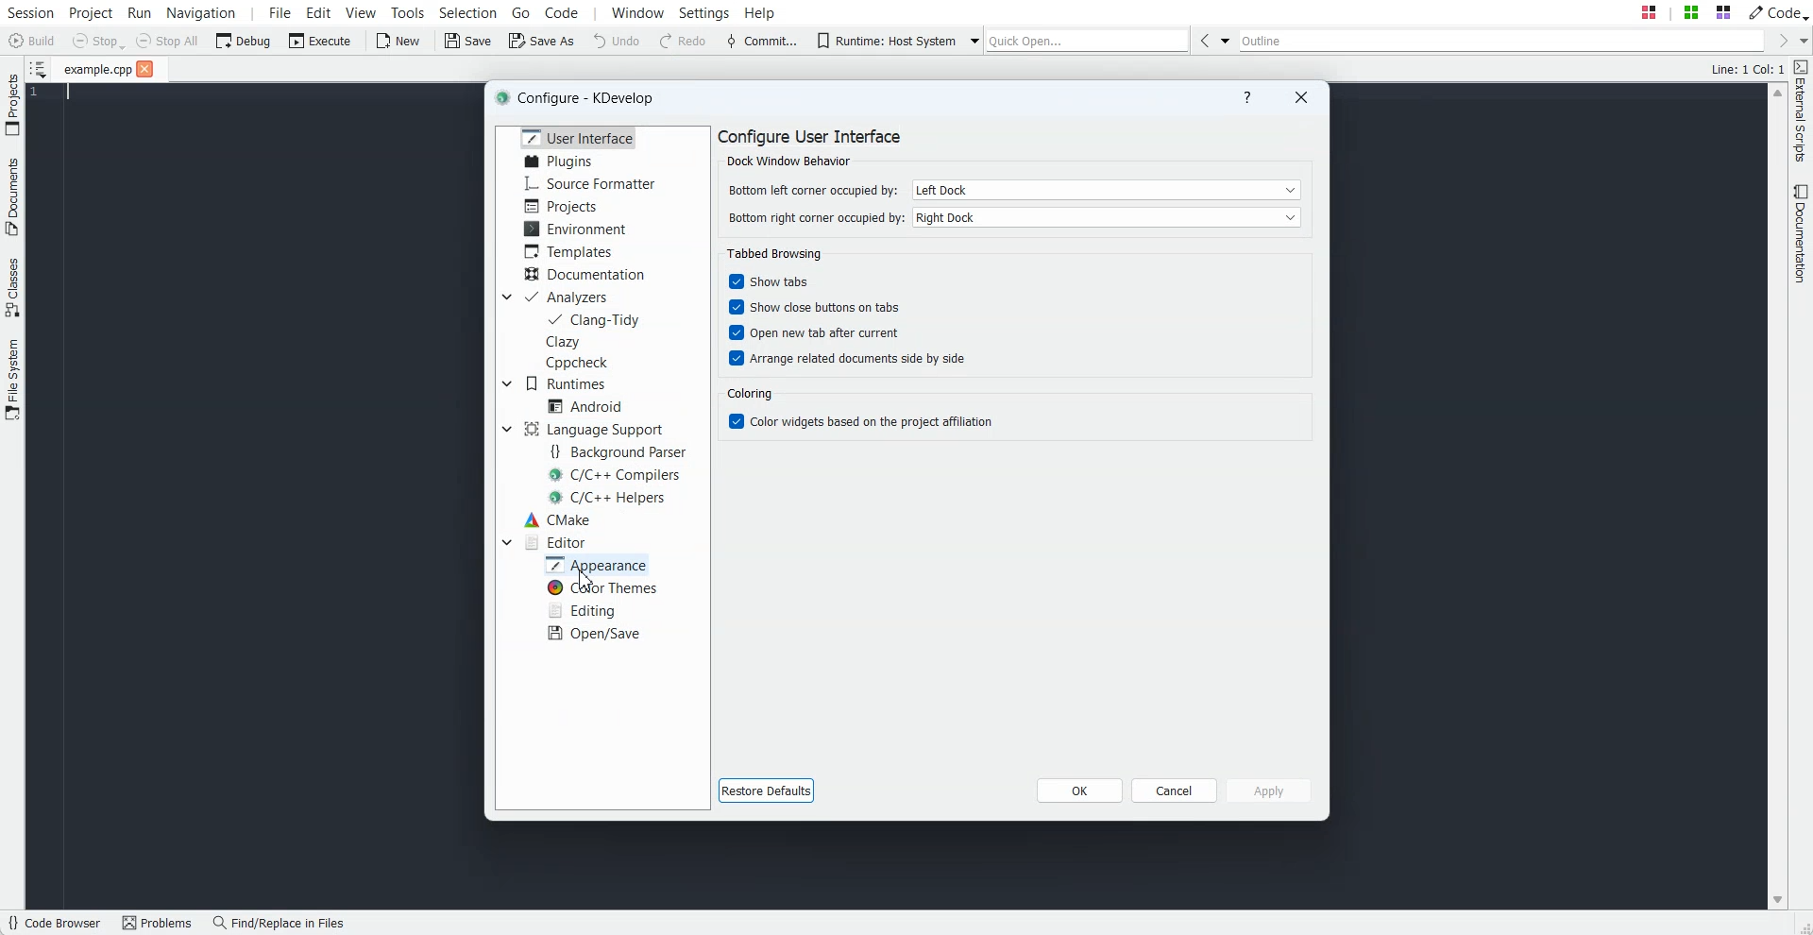 The height and width of the screenshot is (935, 1813). I want to click on Enable Show tabs, so click(771, 281).